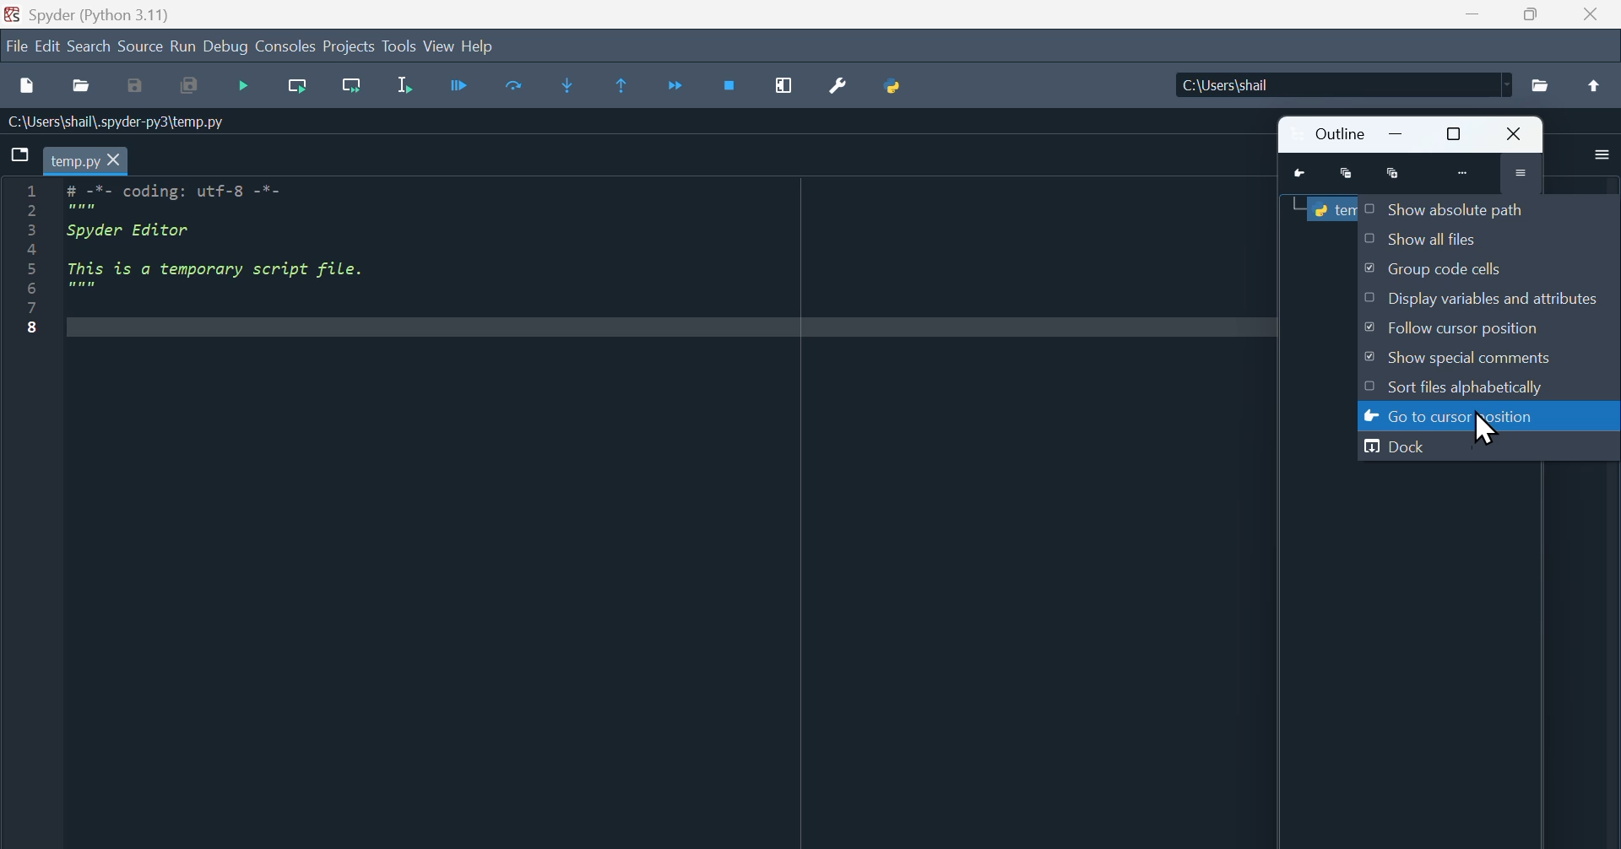 The height and width of the screenshot is (849, 1621). I want to click on Show all files, so click(1422, 238).